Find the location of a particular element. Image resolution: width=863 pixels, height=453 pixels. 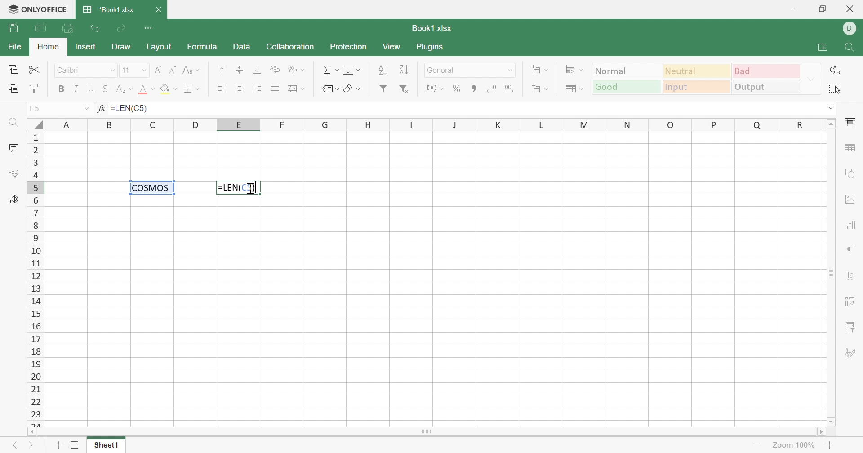

Paste is located at coordinates (13, 89).